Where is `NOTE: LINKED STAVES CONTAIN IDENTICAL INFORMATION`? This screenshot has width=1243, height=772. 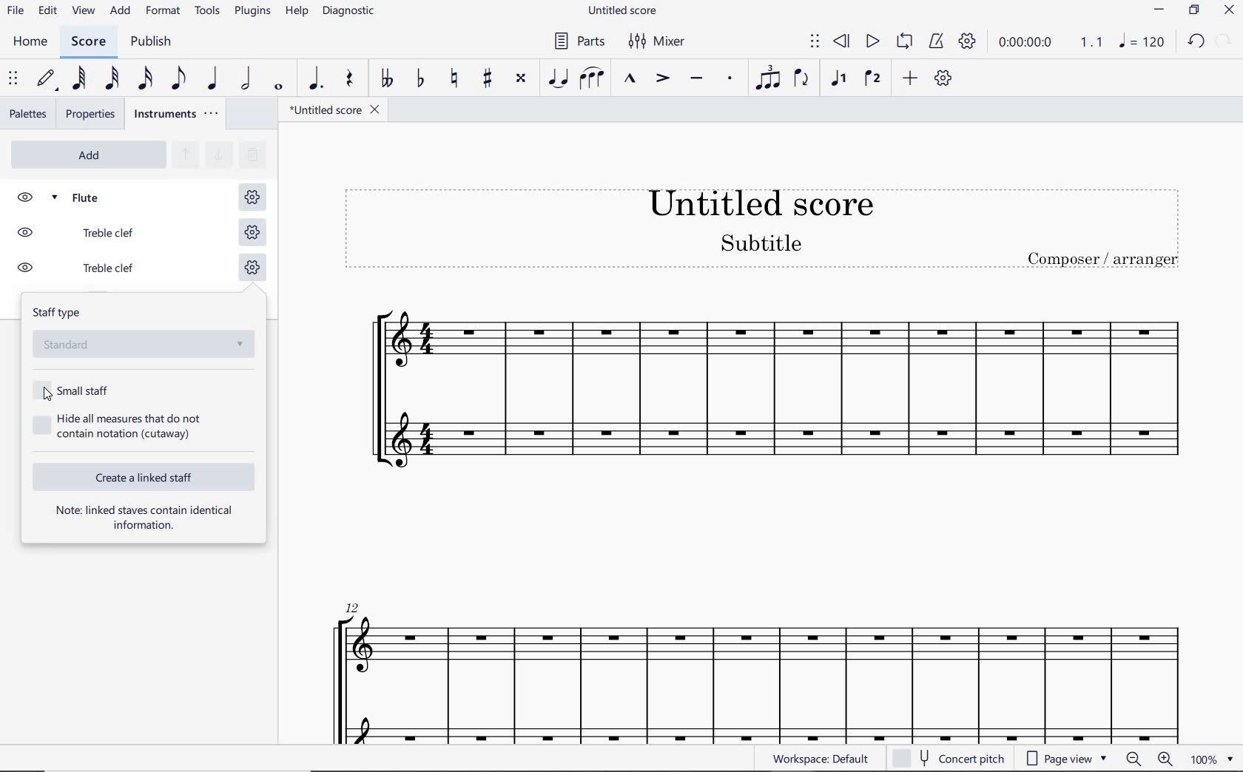
NOTE: LINKED STAVES CONTAIN IDENTICAL INFORMATION is located at coordinates (145, 518).